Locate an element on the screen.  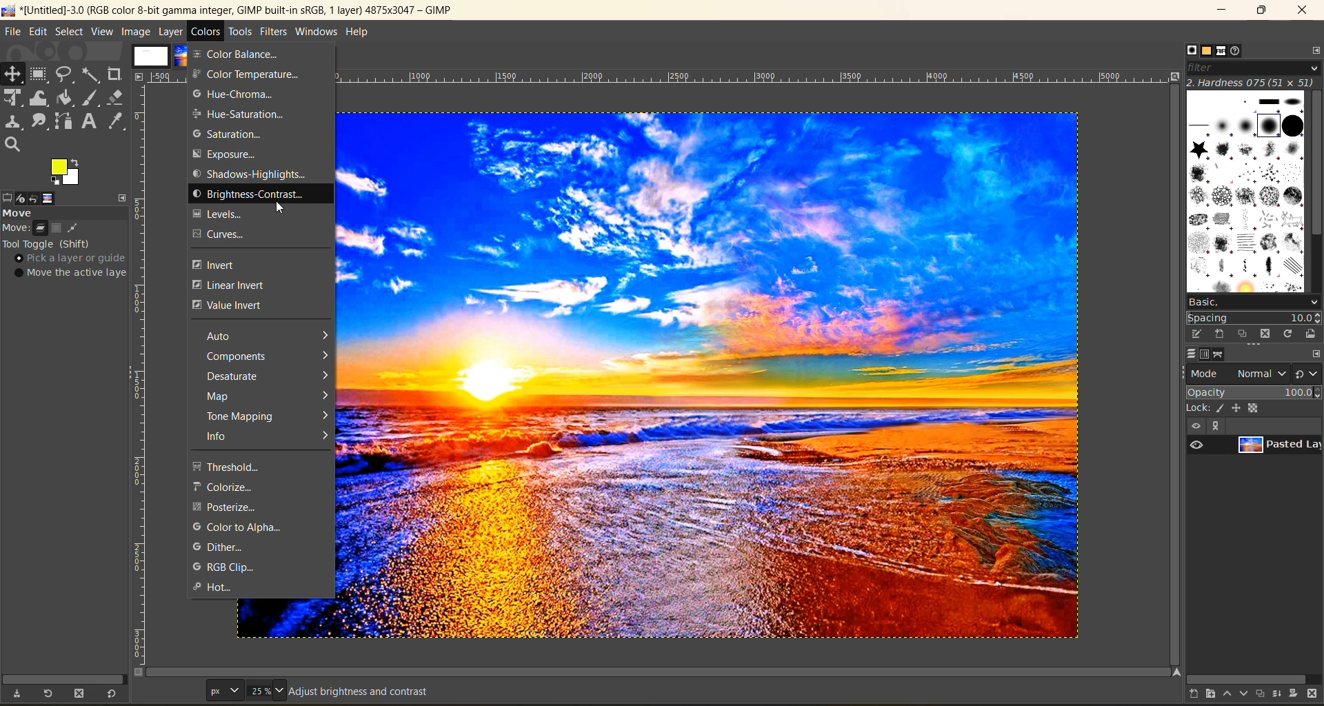
create a new brush is located at coordinates (1218, 333).